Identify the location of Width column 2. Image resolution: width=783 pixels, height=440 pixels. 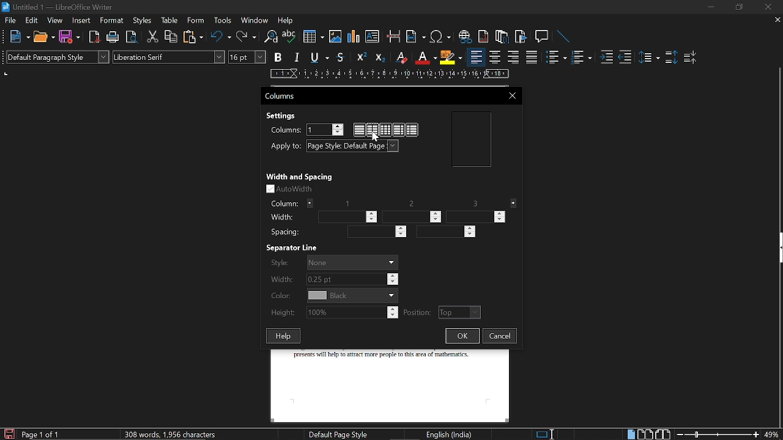
(413, 218).